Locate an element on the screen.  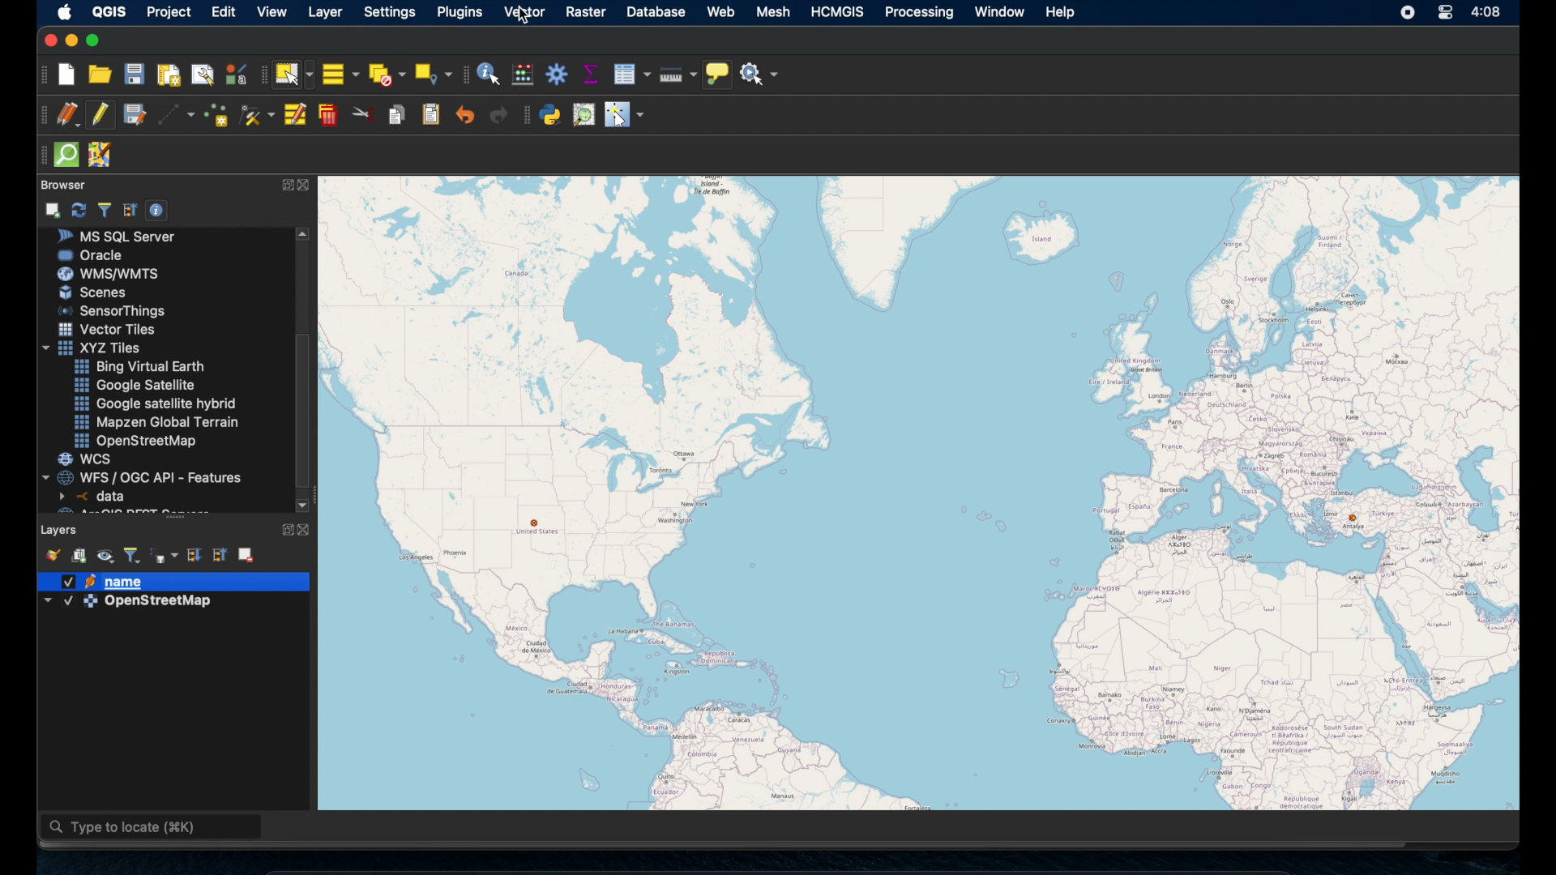
josh remote is located at coordinates (104, 156).